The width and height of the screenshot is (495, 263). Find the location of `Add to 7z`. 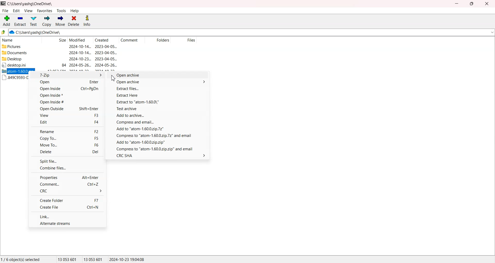

Add to 7z is located at coordinates (158, 129).